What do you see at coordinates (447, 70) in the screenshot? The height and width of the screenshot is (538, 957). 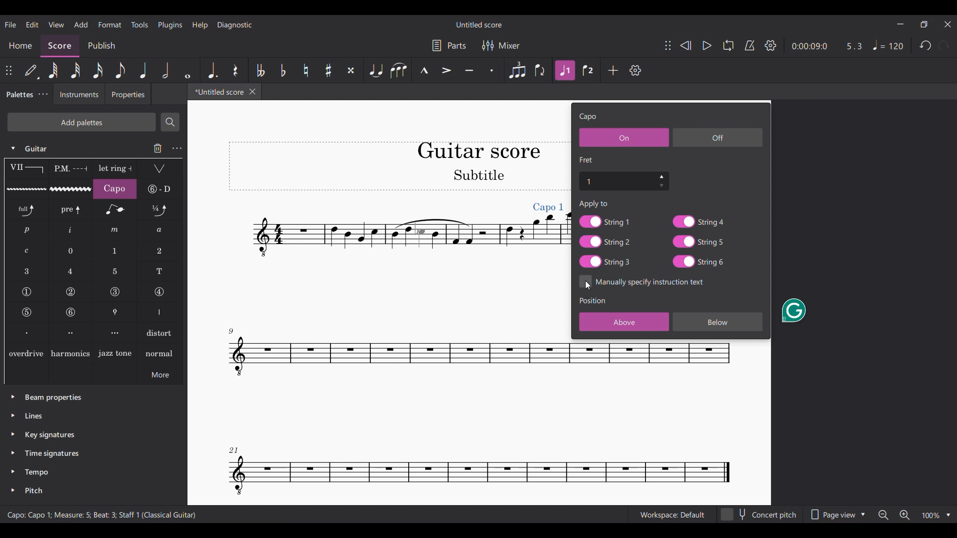 I see `Accent` at bounding box center [447, 70].